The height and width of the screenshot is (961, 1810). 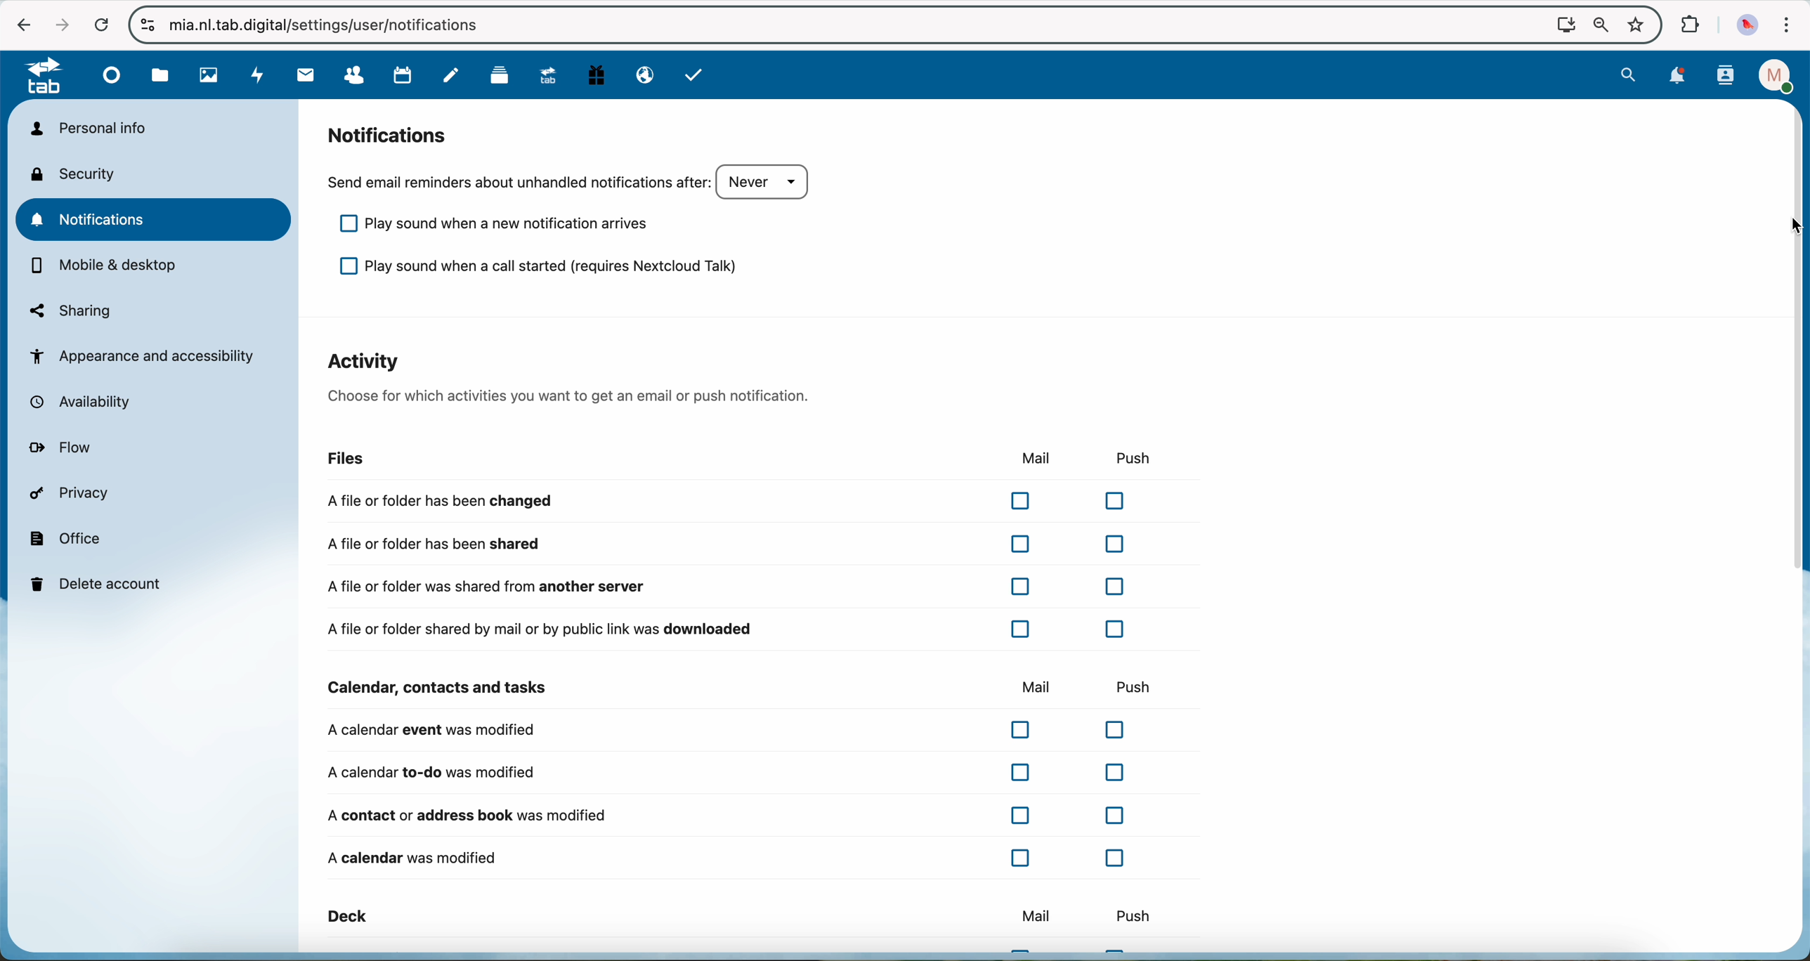 I want to click on send emails reminders, so click(x=571, y=182).